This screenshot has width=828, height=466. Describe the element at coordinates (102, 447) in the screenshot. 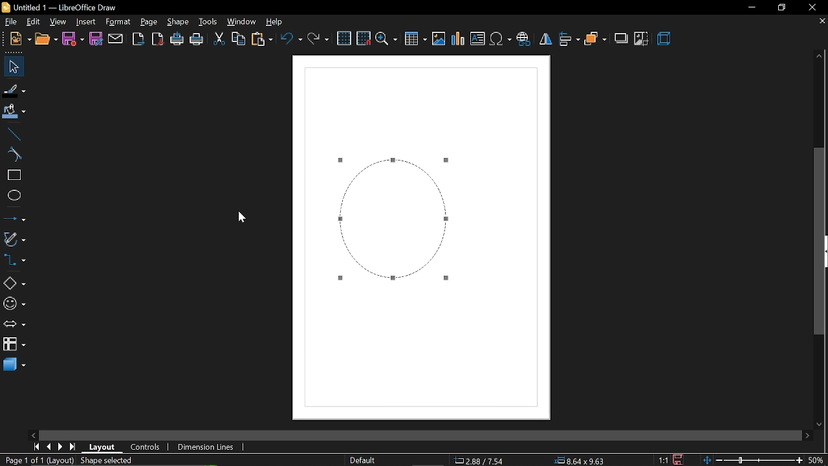

I see `layout` at that location.